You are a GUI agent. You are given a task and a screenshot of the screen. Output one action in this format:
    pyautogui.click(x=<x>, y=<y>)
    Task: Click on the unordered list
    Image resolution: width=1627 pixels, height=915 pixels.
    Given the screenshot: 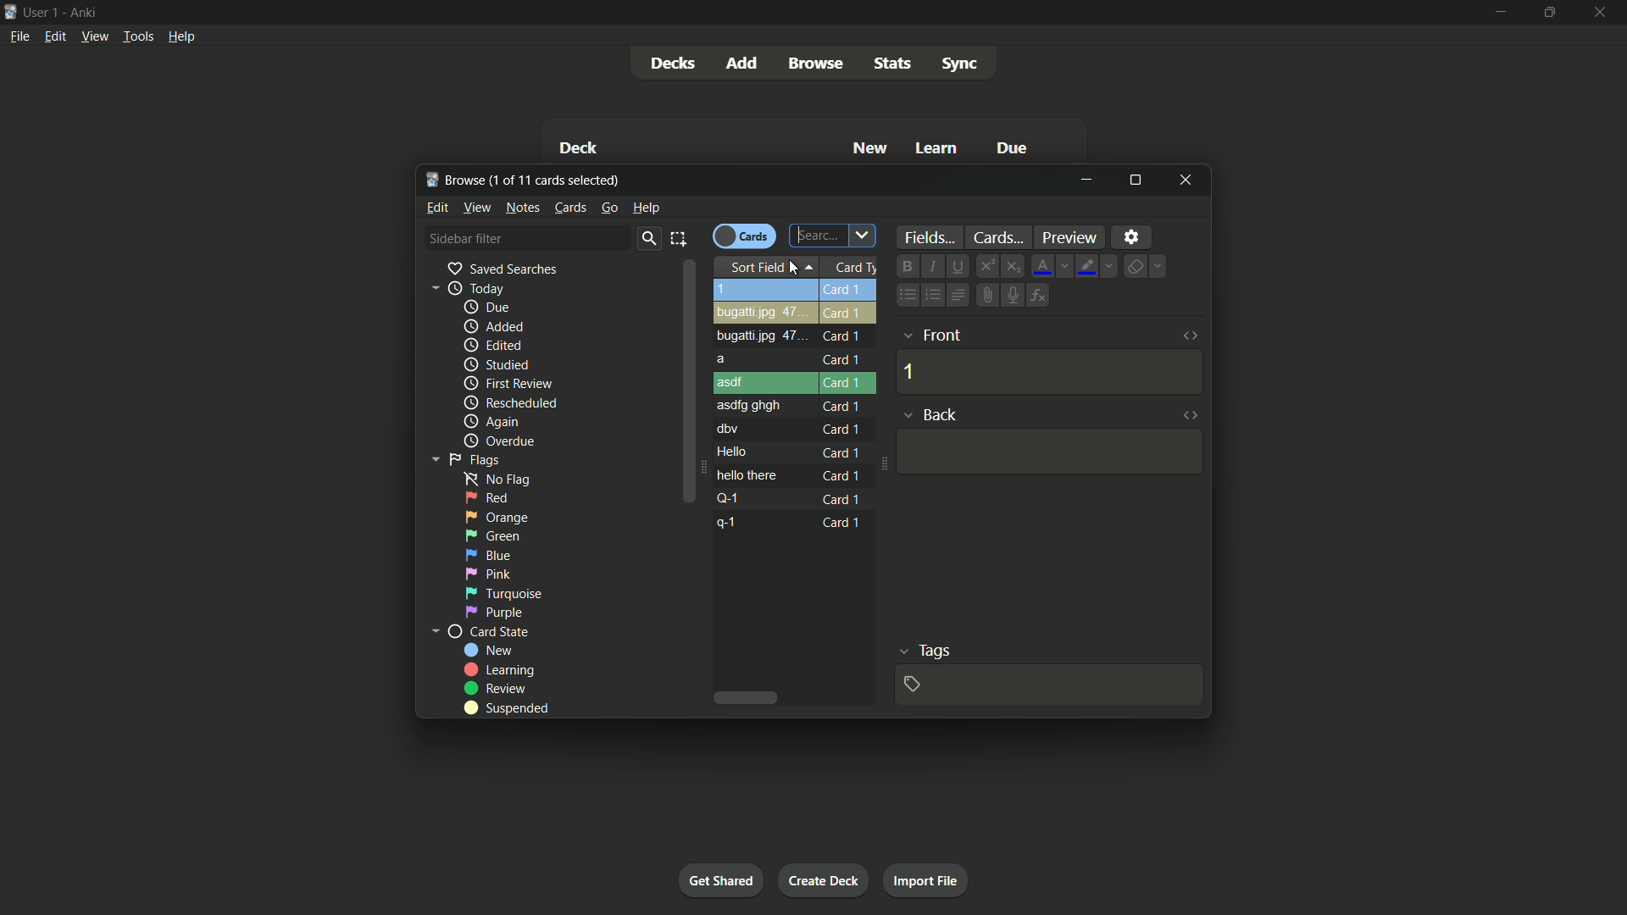 What is the action you would take?
    pyautogui.click(x=904, y=295)
    